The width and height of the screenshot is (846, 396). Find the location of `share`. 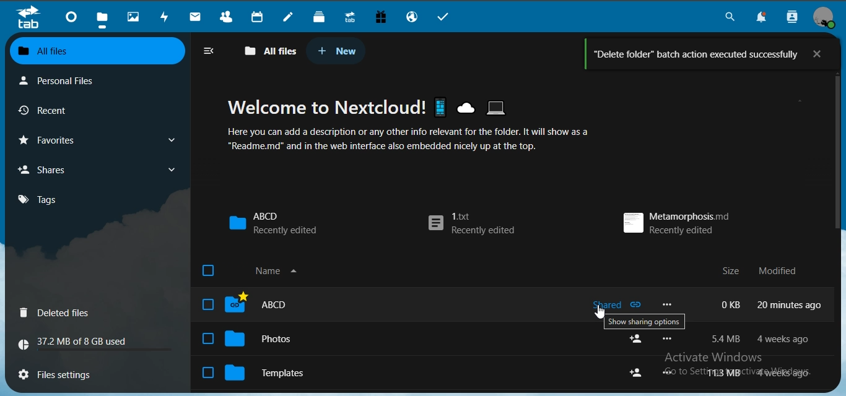

share is located at coordinates (638, 340).